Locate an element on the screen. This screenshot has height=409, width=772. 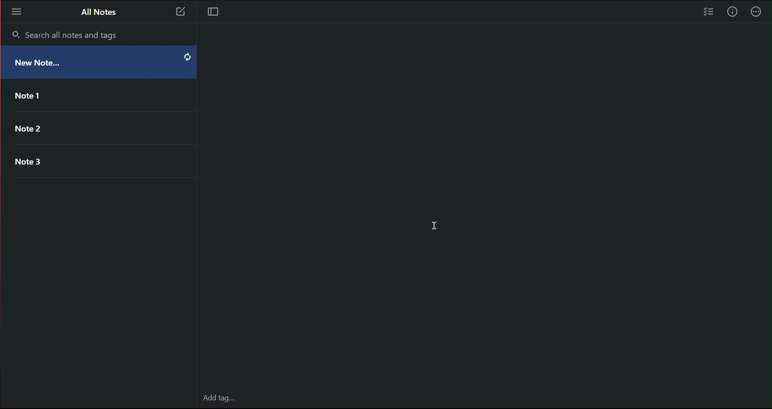
Note 2 is located at coordinates (93, 125).